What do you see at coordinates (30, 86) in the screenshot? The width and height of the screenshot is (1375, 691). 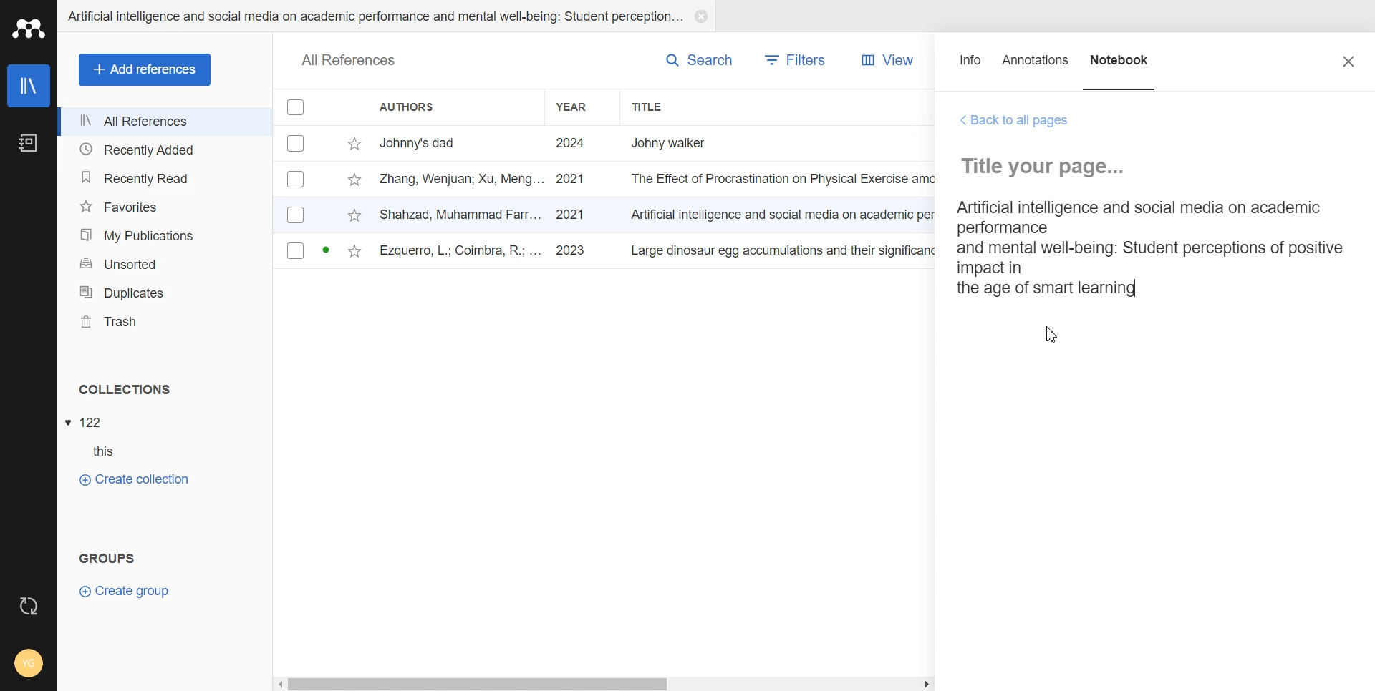 I see `Library` at bounding box center [30, 86].